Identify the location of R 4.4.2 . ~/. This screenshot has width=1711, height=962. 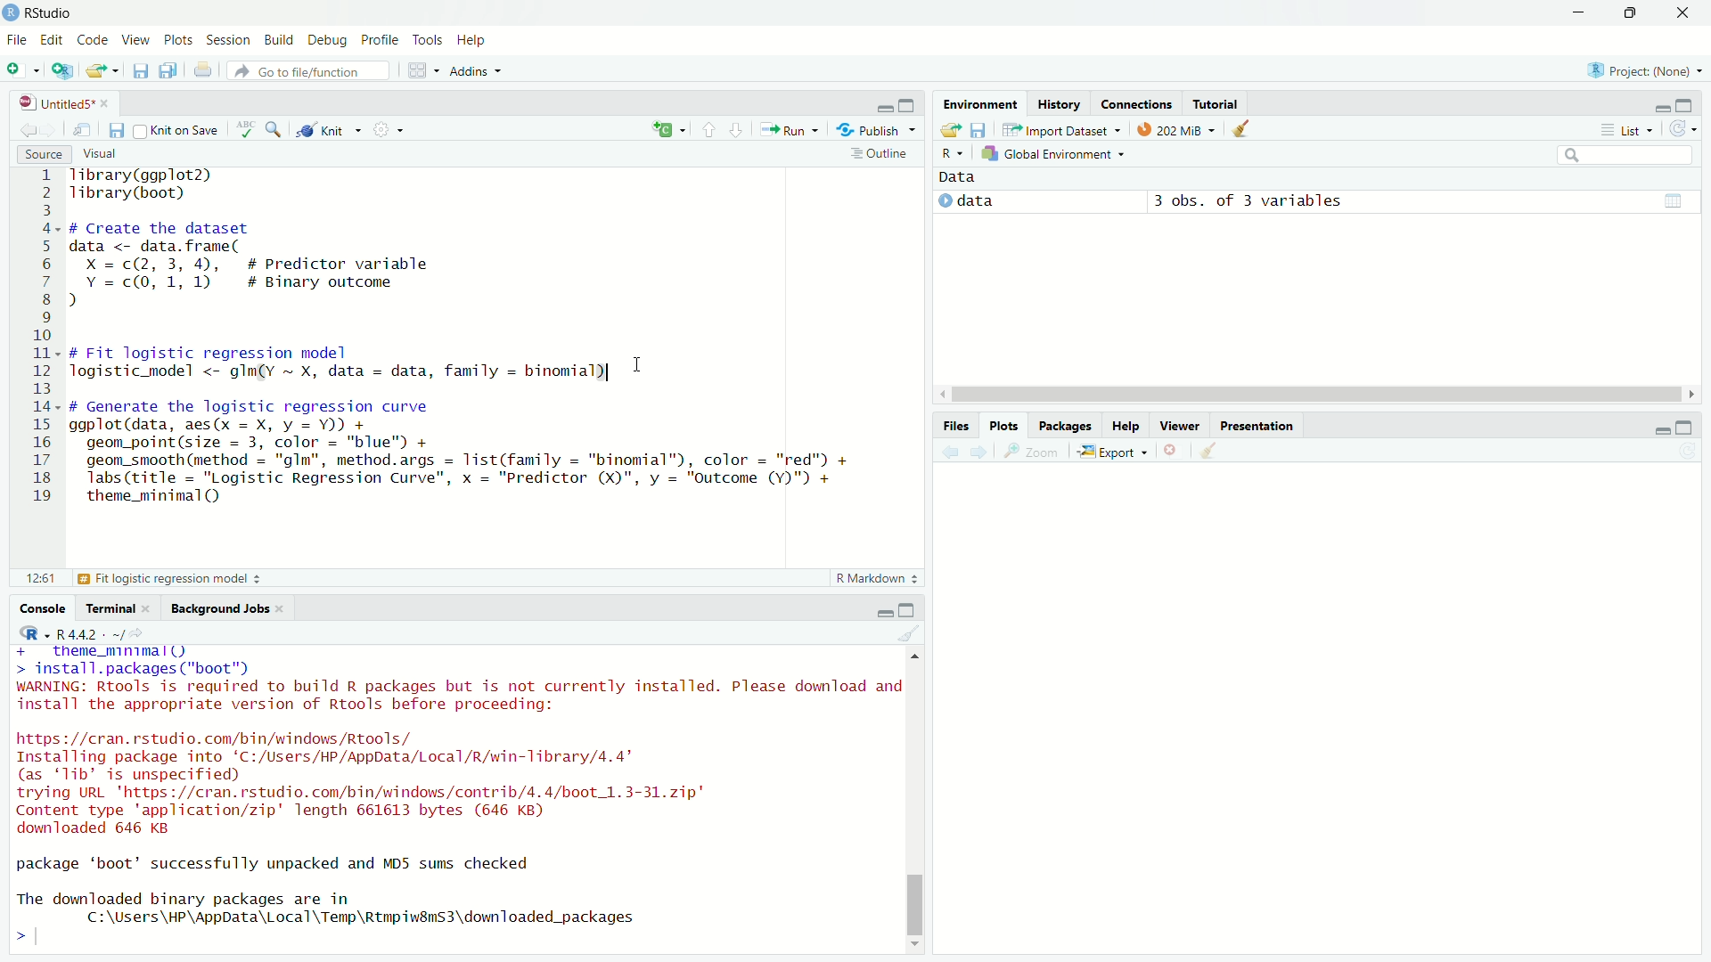
(90, 633).